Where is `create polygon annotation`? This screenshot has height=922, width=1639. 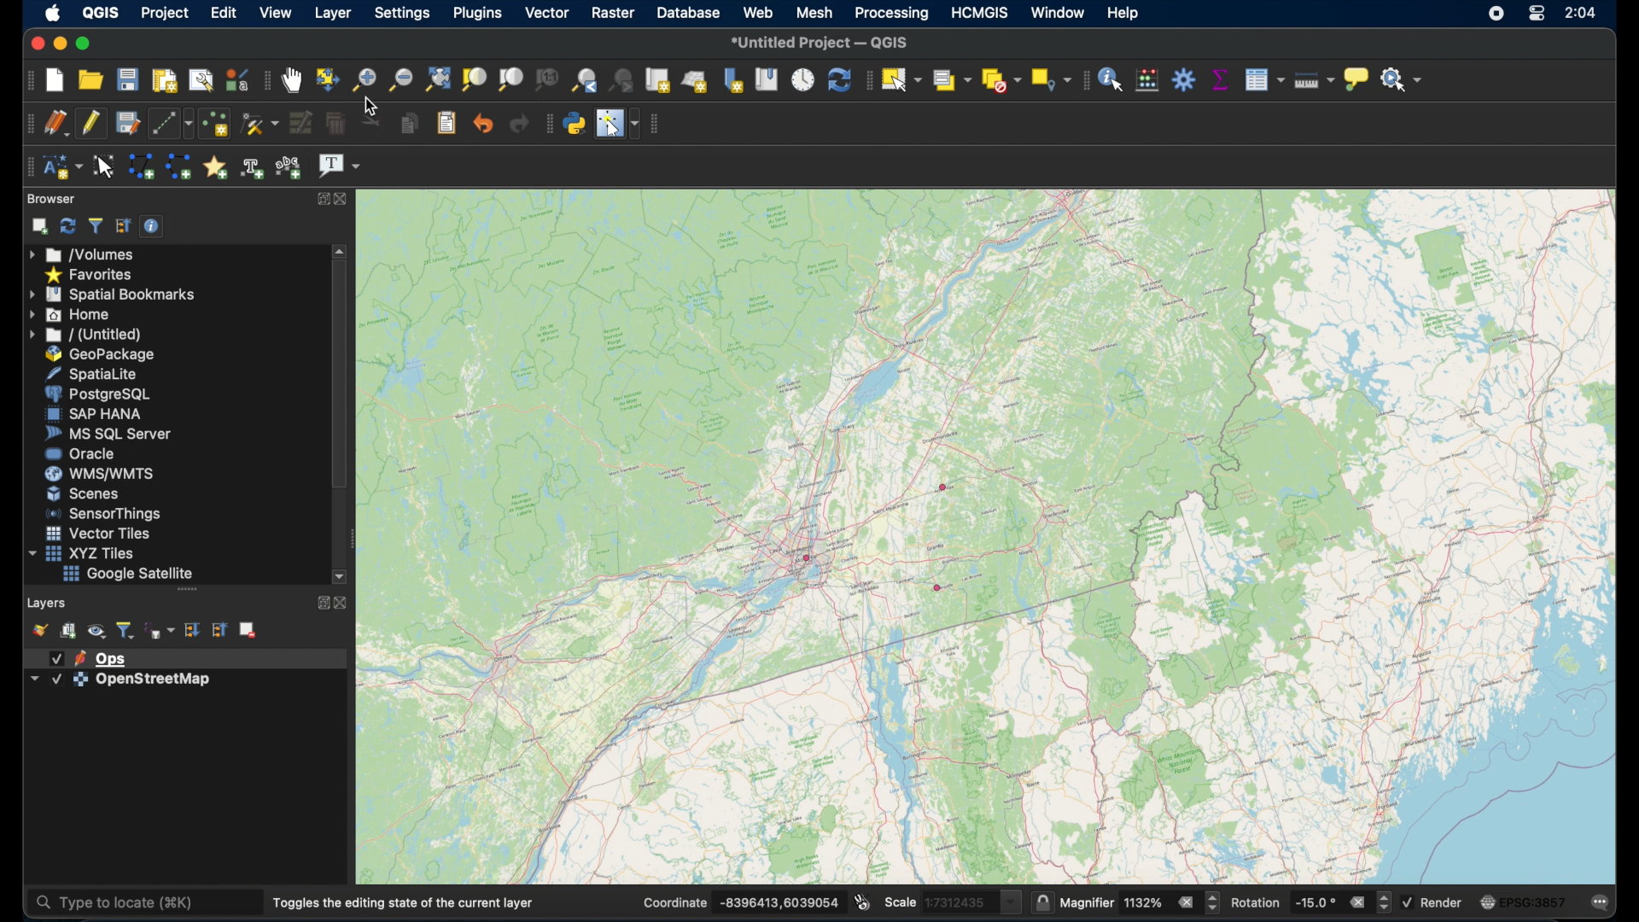
create polygon annotation is located at coordinates (142, 165).